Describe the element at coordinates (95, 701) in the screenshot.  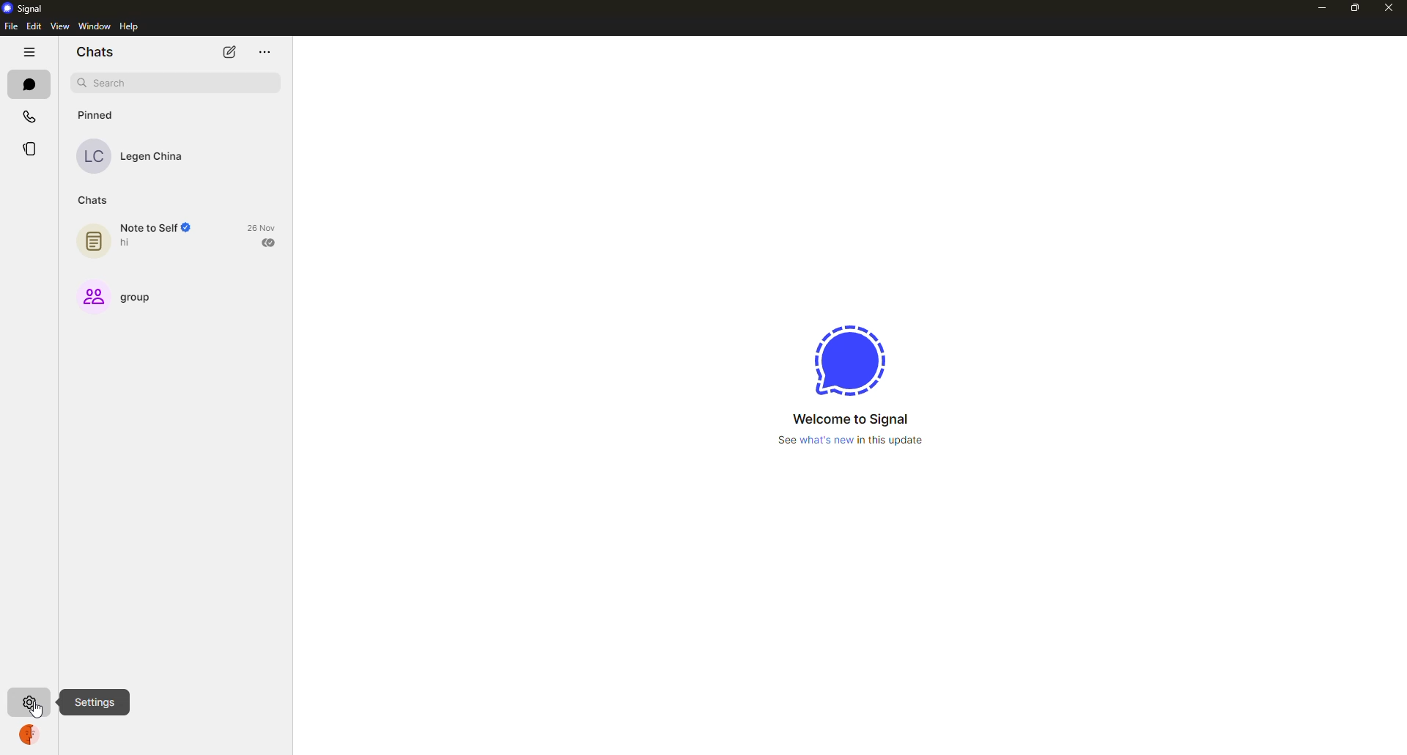
I see `settings` at that location.